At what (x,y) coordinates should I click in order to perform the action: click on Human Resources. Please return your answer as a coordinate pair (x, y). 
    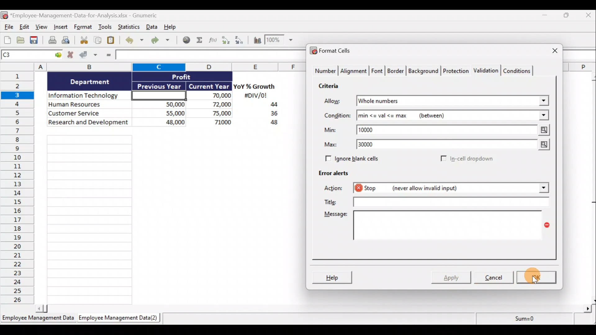
    Looking at the image, I should click on (88, 105).